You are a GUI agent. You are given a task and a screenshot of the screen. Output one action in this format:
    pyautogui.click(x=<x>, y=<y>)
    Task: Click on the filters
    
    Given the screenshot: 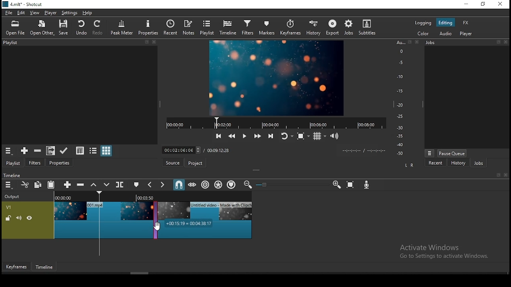 What is the action you would take?
    pyautogui.click(x=36, y=162)
    